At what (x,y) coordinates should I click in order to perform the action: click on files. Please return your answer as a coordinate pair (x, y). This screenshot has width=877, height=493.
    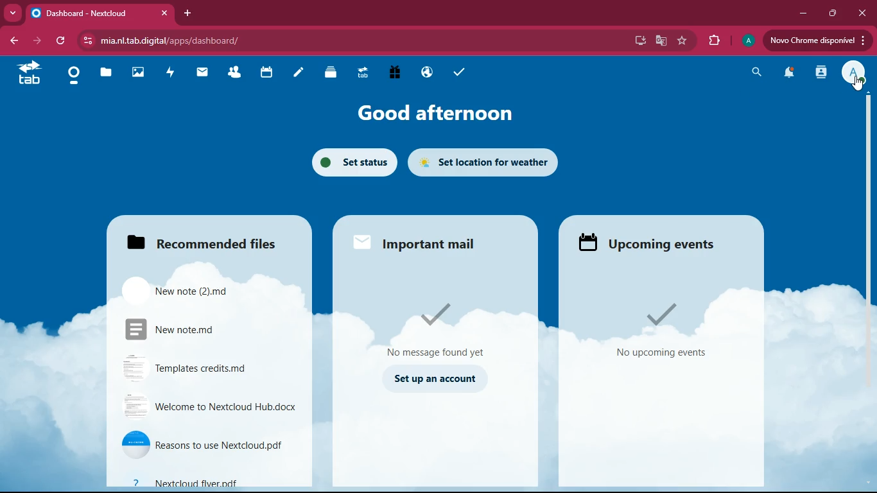
    Looking at the image, I should click on (109, 72).